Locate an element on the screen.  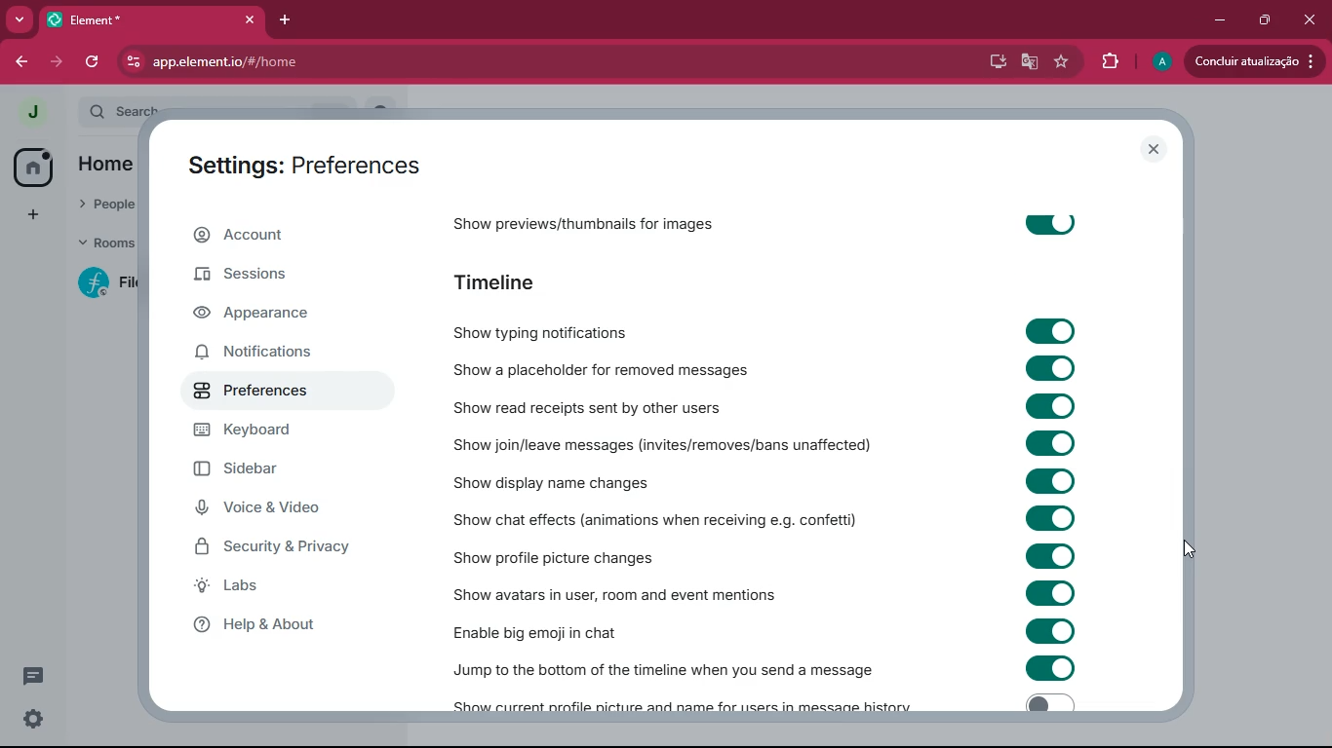
desktop is located at coordinates (996, 62).